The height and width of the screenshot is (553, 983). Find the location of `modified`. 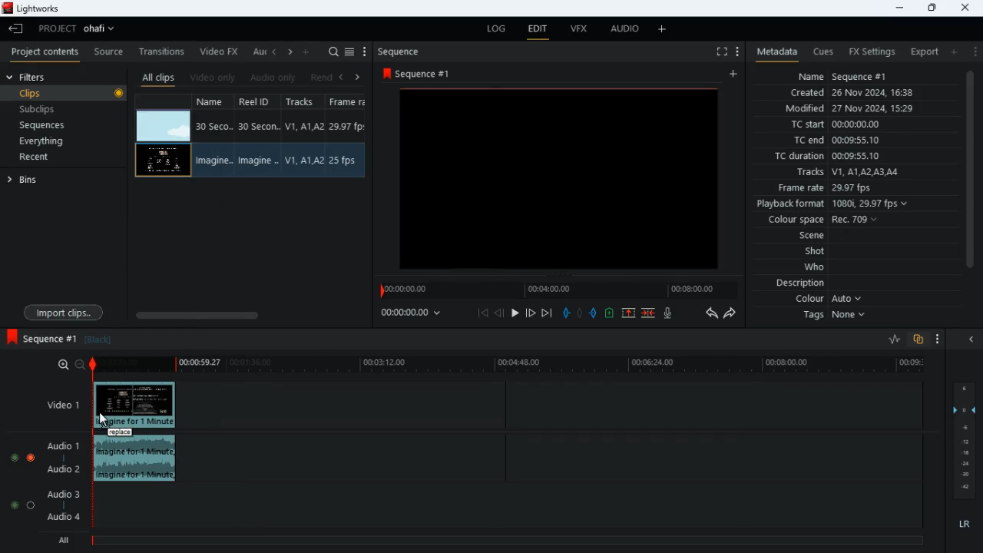

modified is located at coordinates (859, 110).